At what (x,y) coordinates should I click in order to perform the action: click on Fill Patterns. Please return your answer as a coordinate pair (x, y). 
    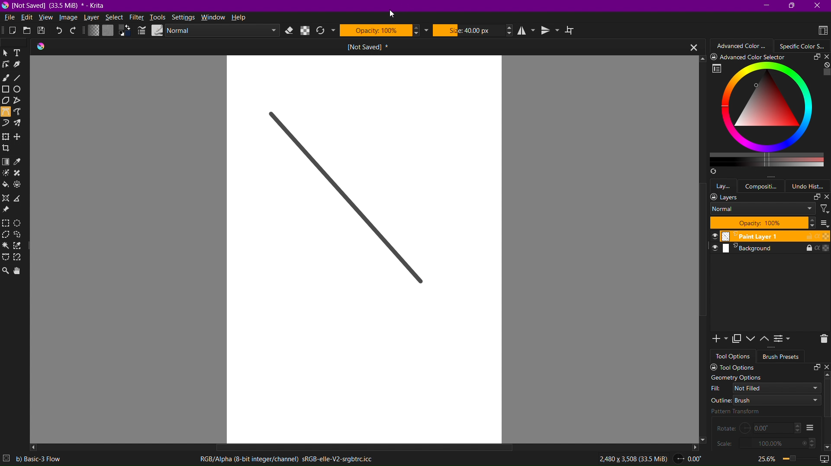
    Looking at the image, I should click on (108, 31).